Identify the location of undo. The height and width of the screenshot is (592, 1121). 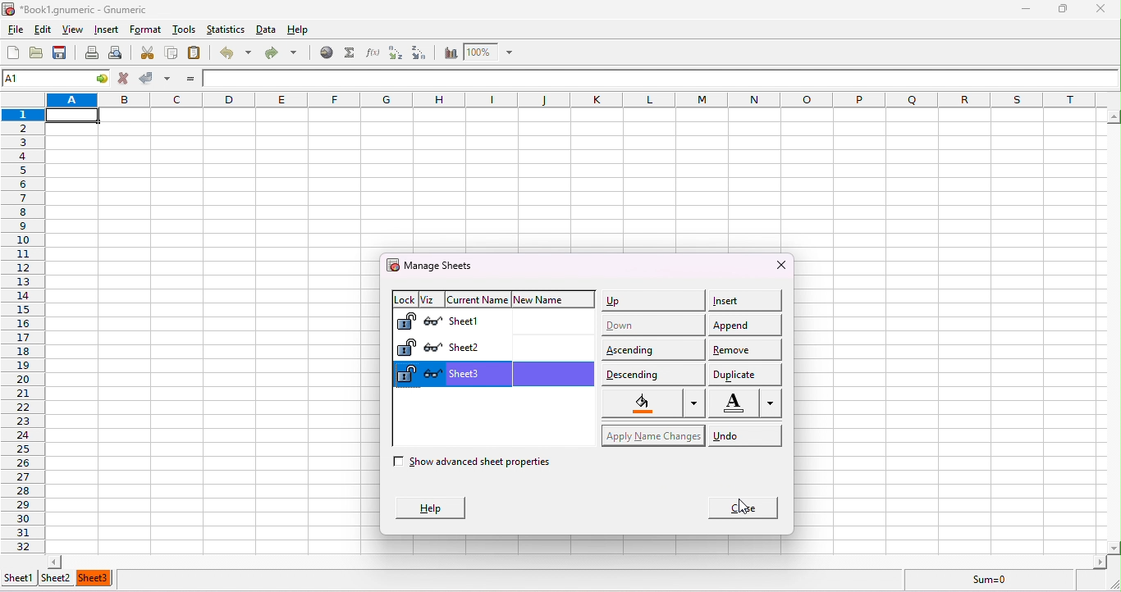
(744, 435).